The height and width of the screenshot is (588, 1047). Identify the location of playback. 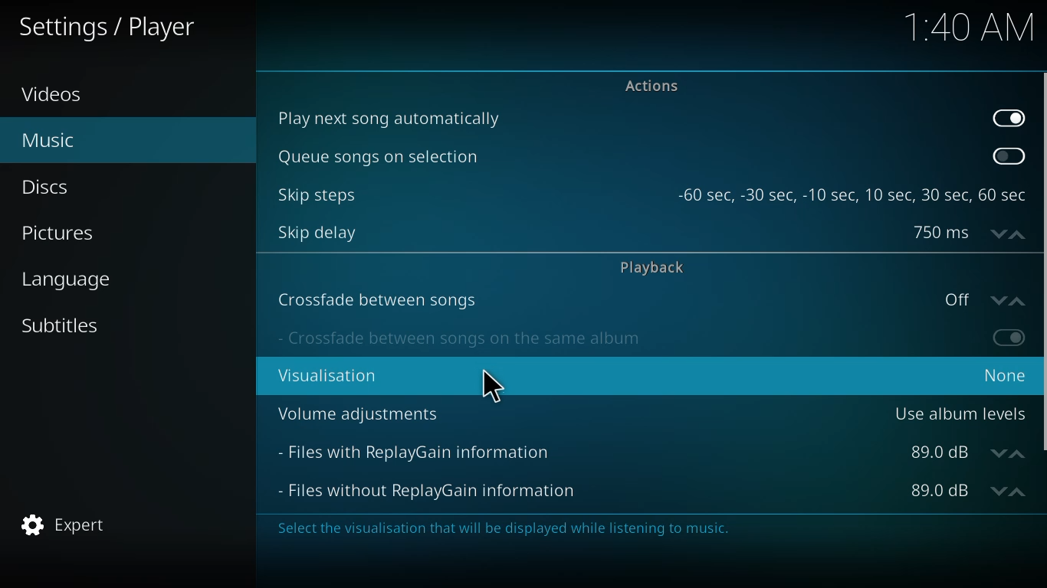
(652, 265).